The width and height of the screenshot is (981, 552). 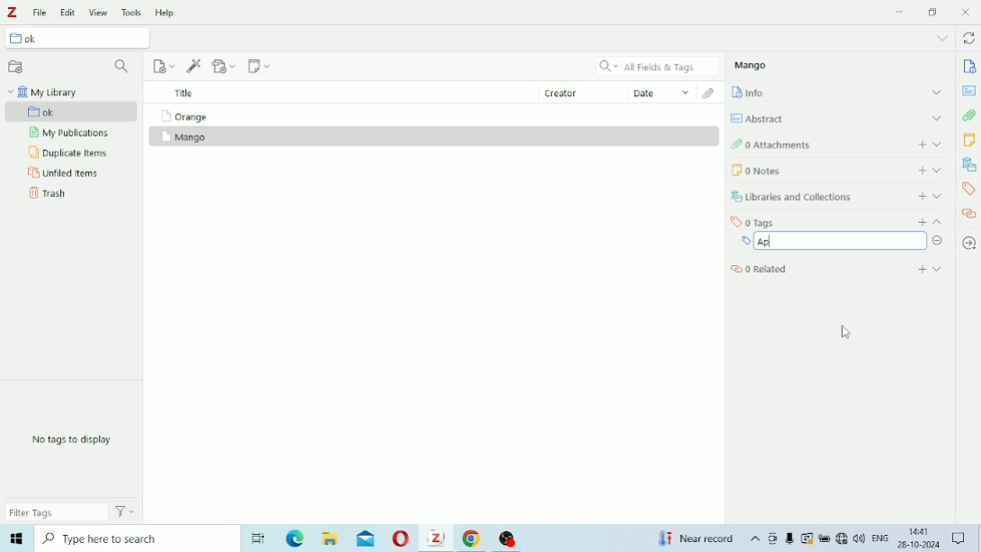 What do you see at coordinates (186, 93) in the screenshot?
I see `Title` at bounding box center [186, 93].